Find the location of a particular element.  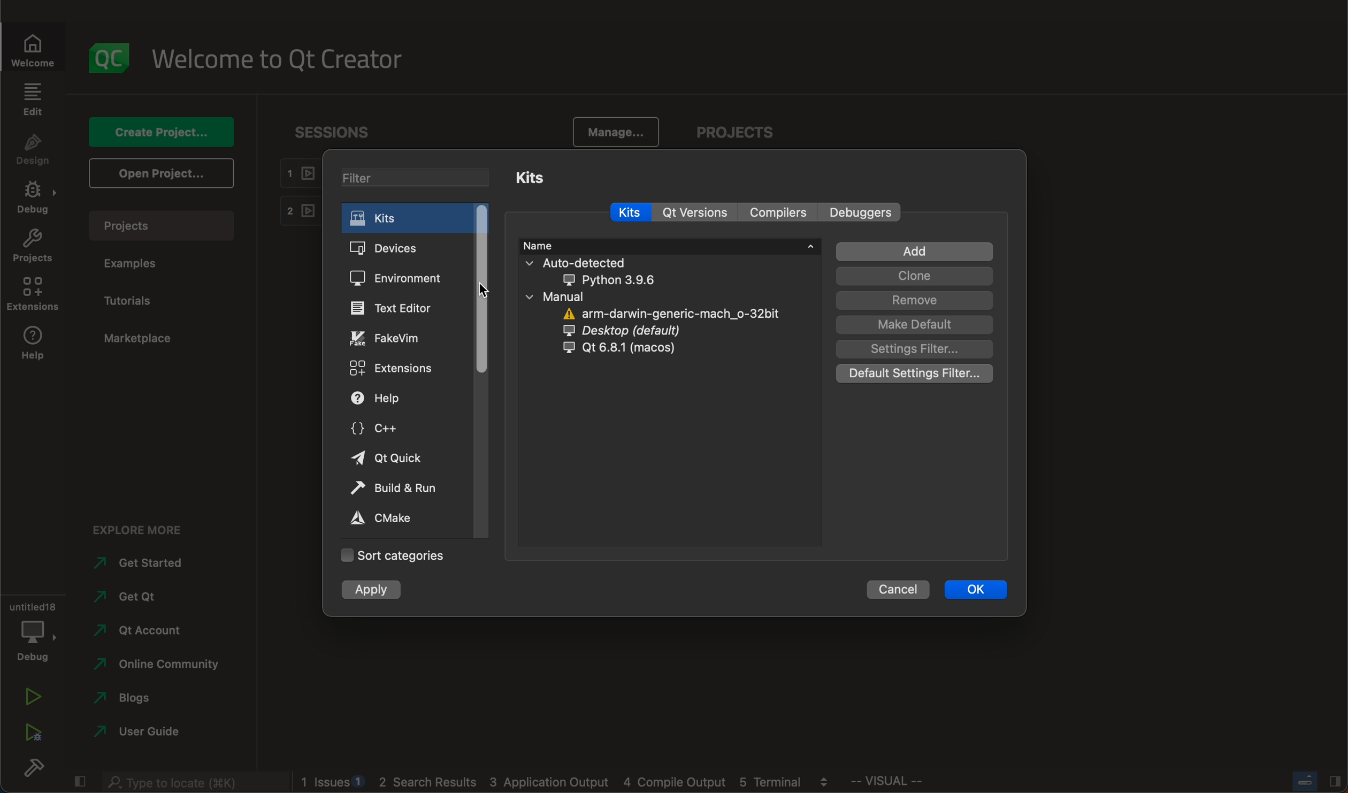

clone is located at coordinates (915, 276).